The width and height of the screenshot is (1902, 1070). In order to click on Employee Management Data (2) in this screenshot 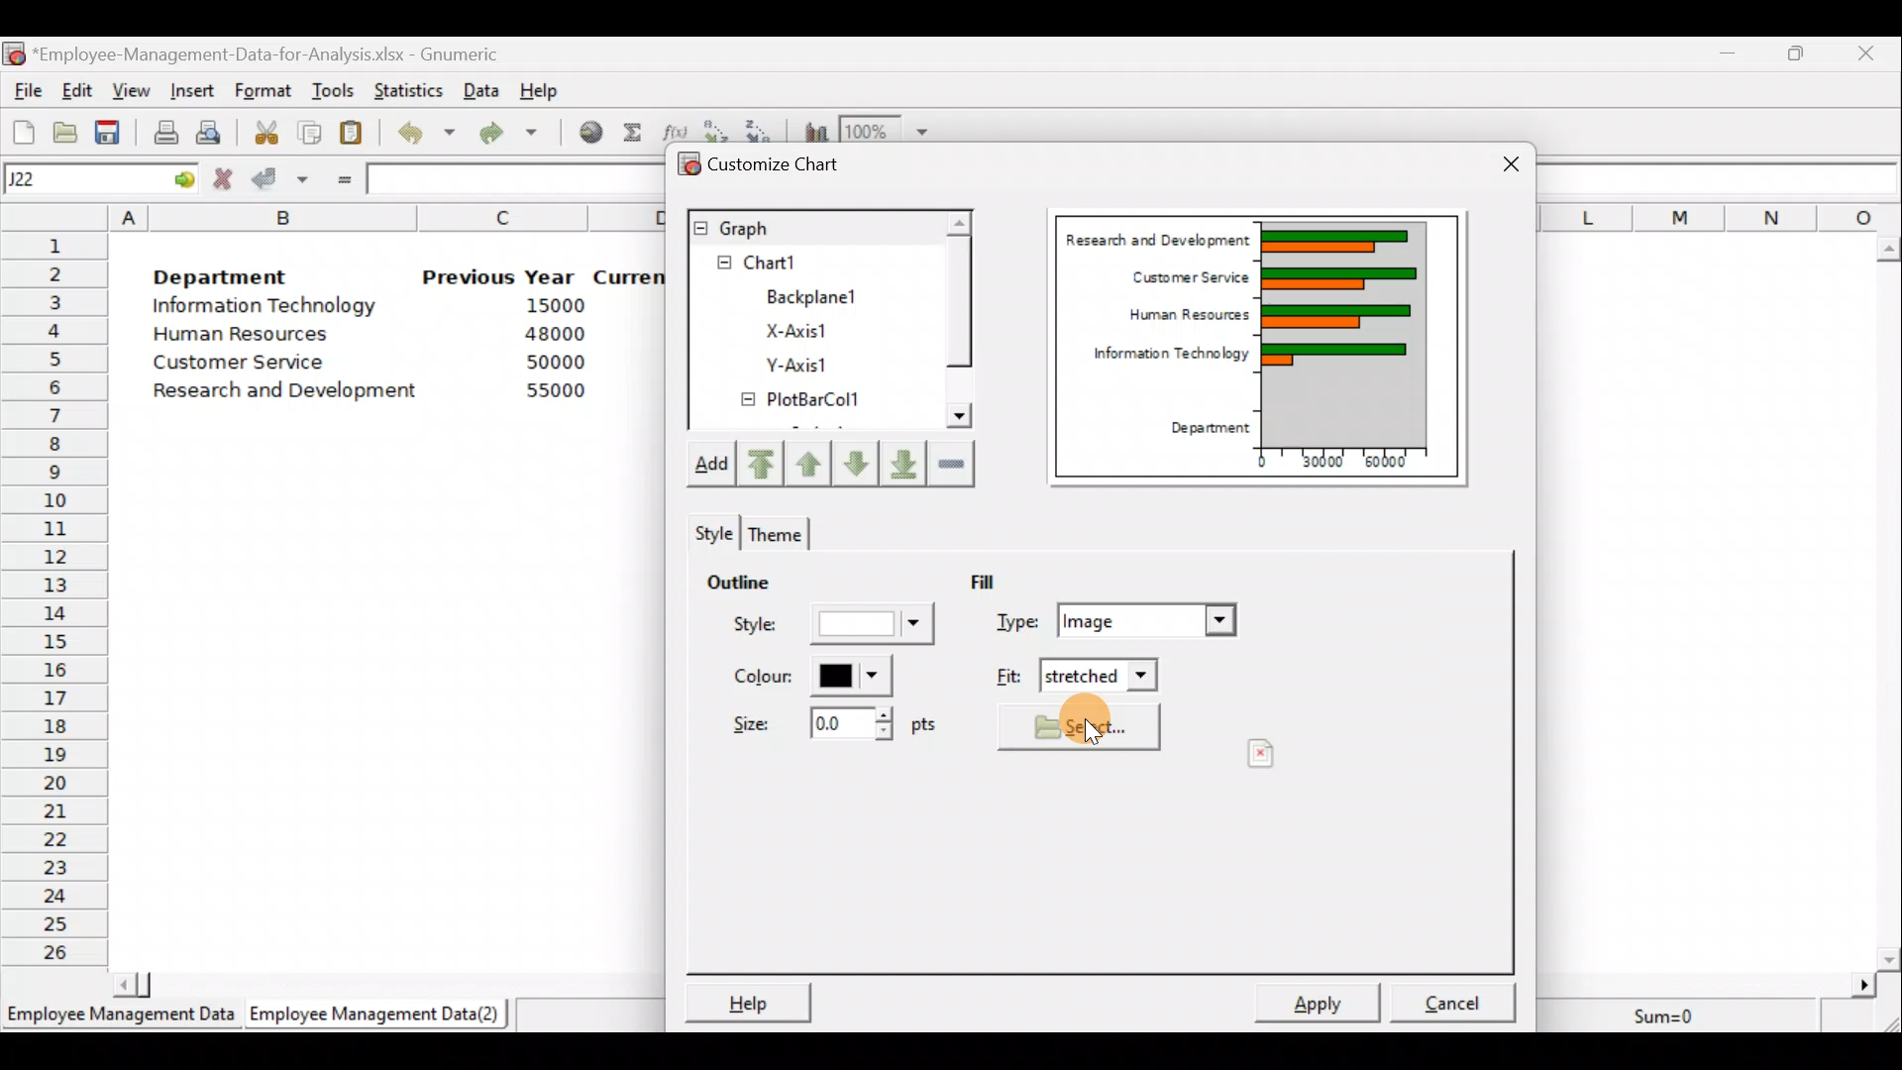, I will do `click(378, 1015)`.